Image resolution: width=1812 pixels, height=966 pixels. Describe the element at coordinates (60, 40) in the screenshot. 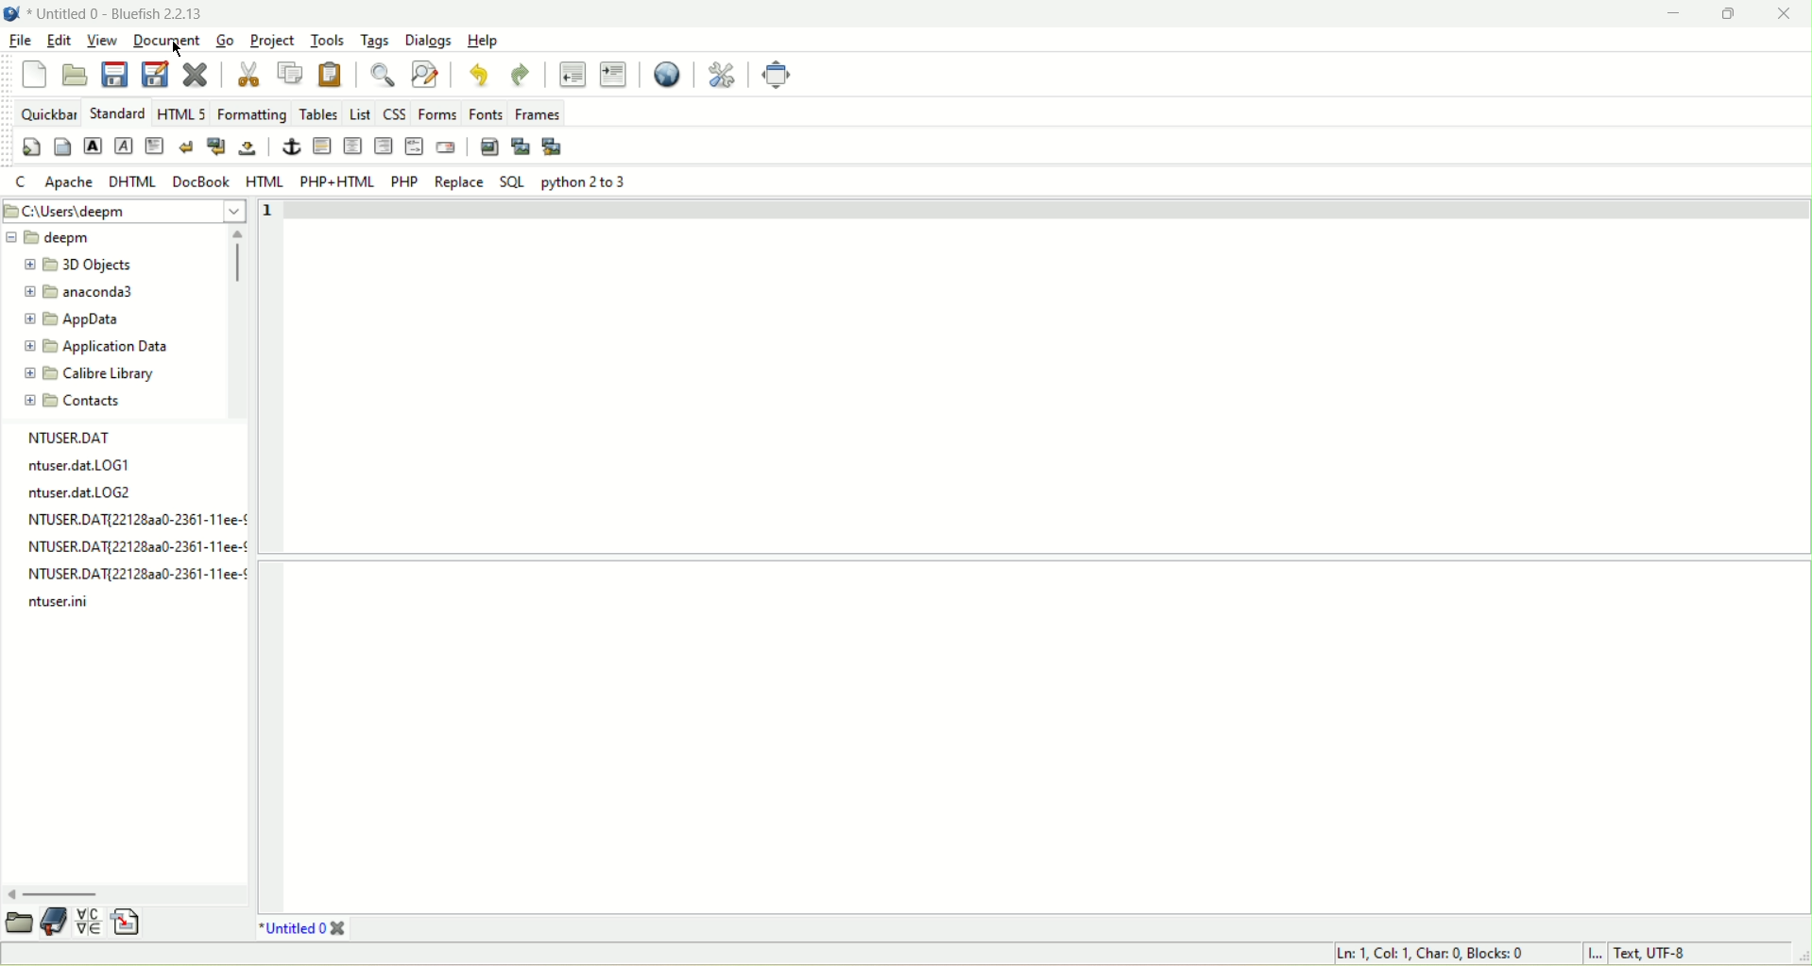

I see `edit` at that location.